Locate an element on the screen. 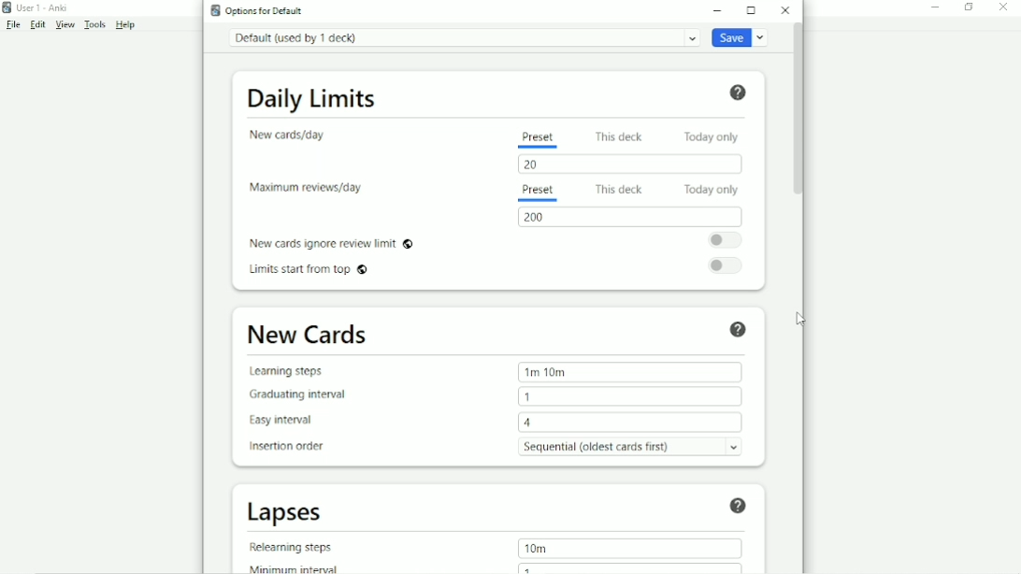  Options for default is located at coordinates (264, 10).